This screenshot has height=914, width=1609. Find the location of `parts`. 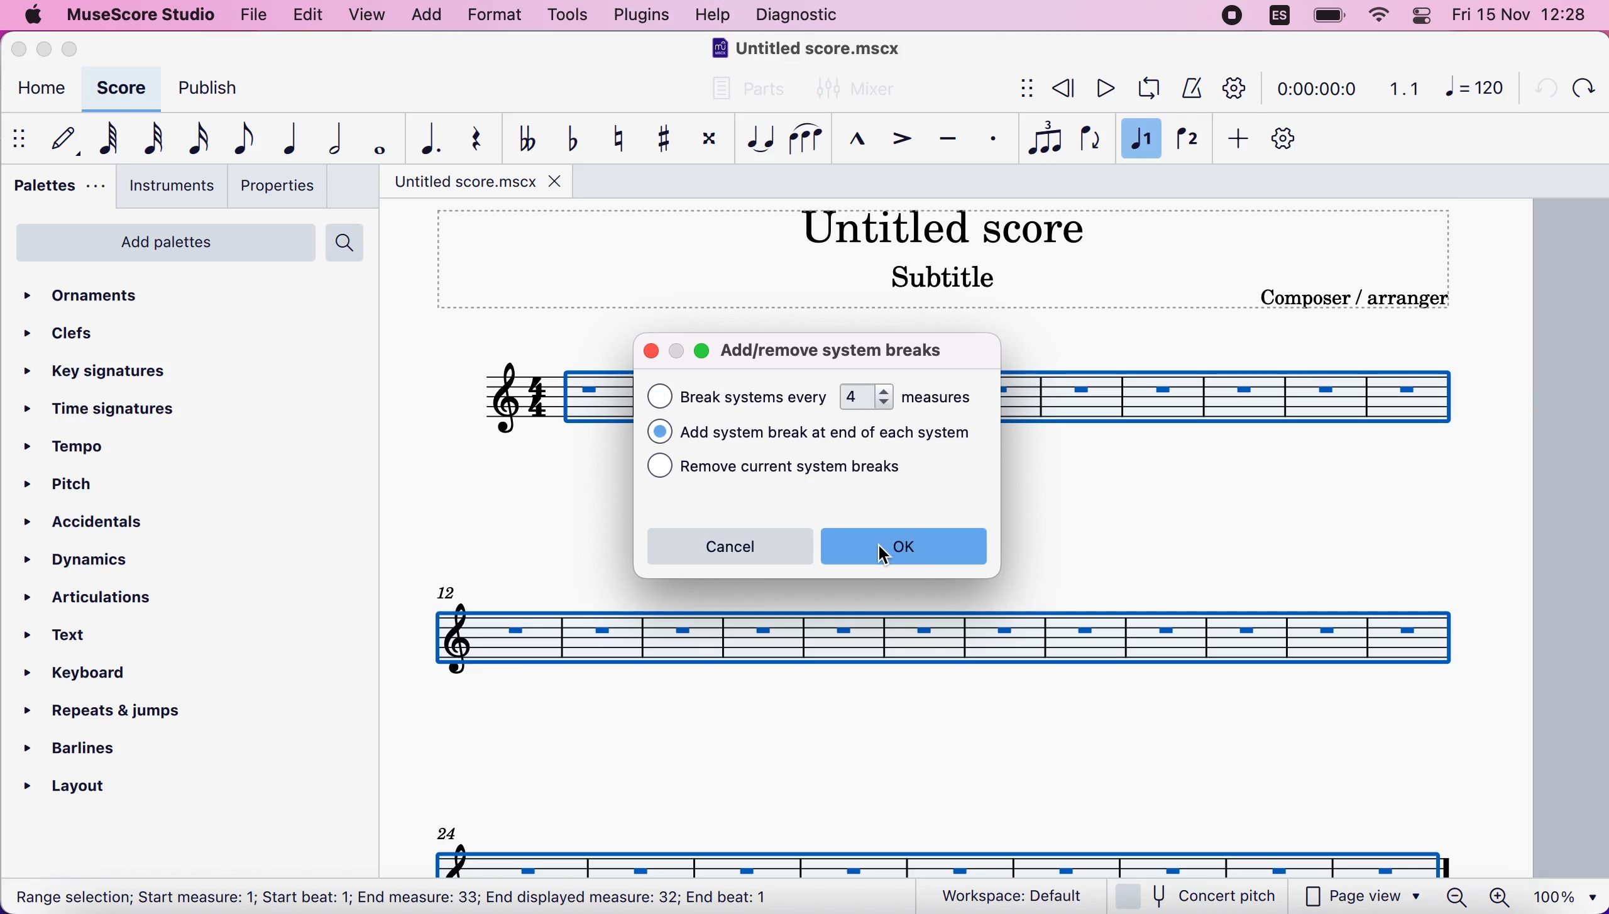

parts is located at coordinates (741, 94).